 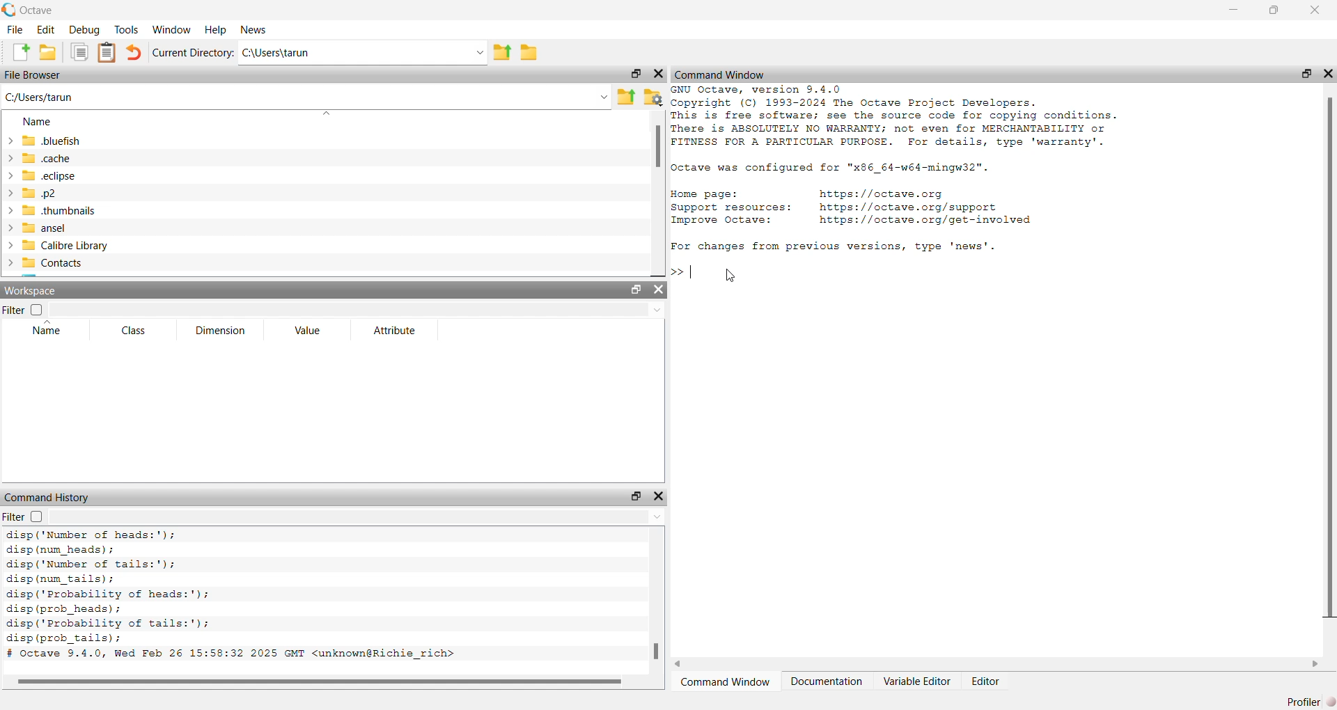 I want to click on Name, so click(x=38, y=120).